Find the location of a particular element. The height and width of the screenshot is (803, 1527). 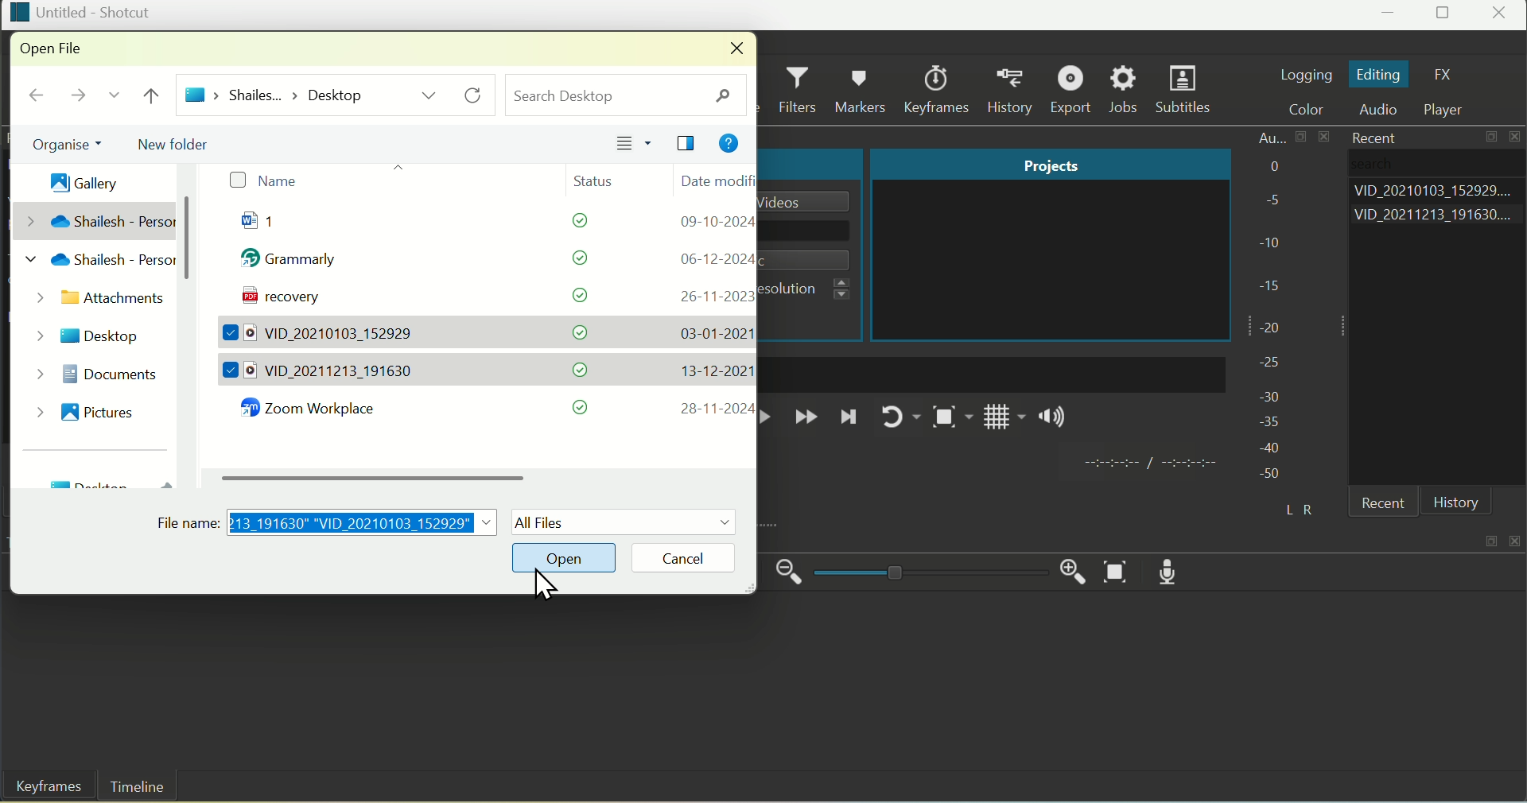

search is located at coordinates (627, 94).